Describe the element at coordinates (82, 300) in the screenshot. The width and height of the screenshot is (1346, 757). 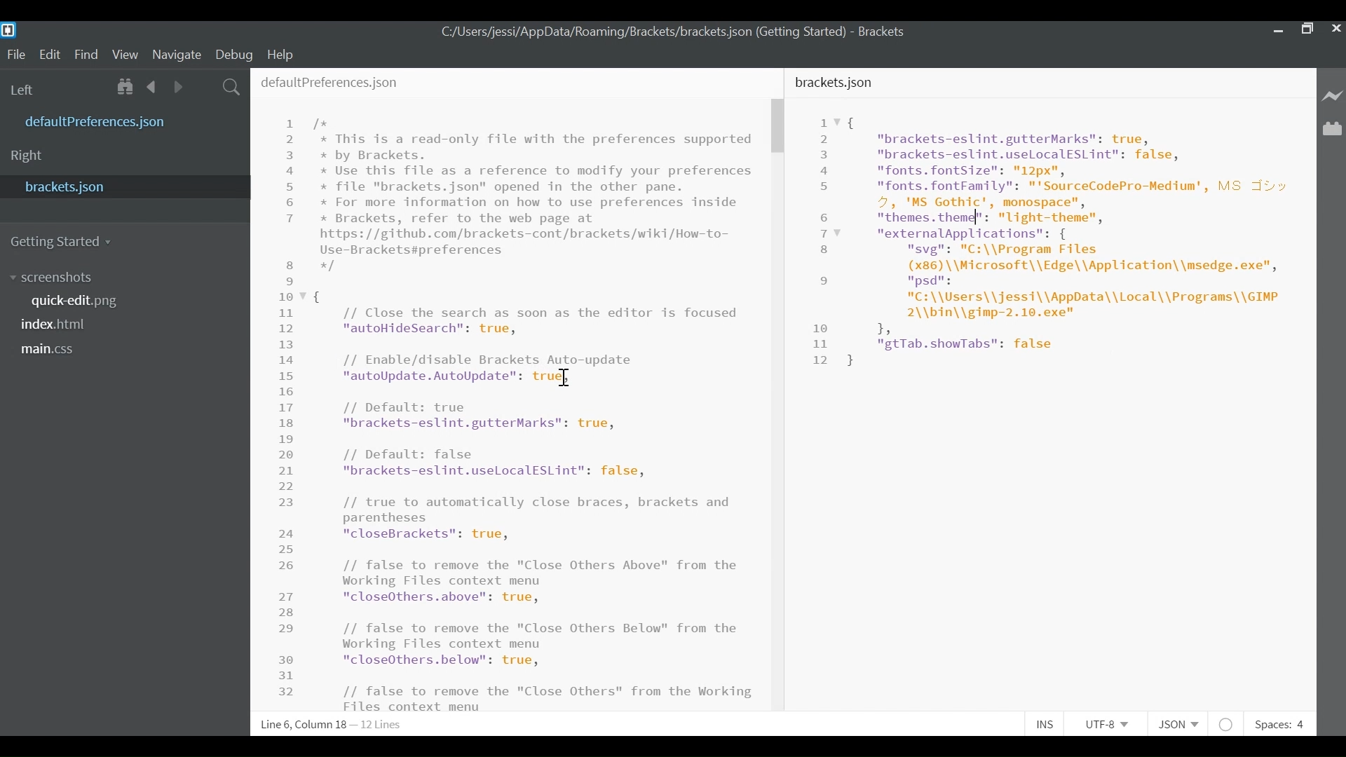
I see `quickedit.png` at that location.